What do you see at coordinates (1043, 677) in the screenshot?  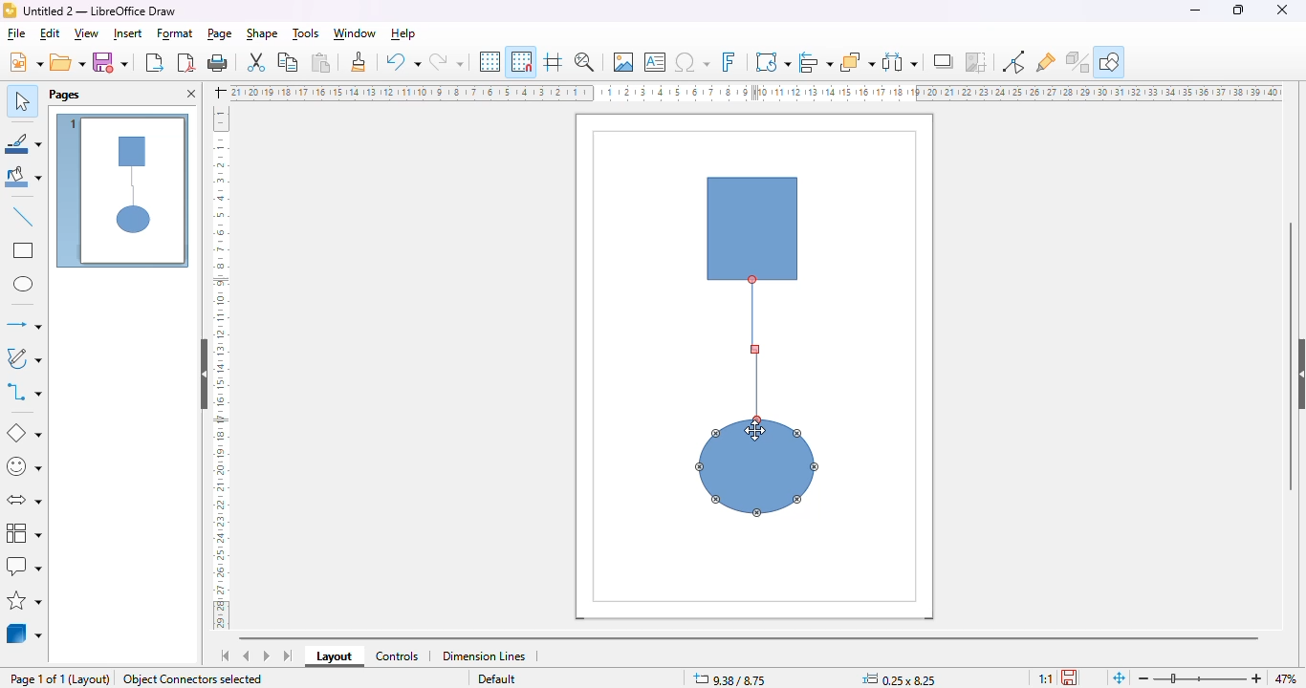 I see `scaling factor of the document` at bounding box center [1043, 677].